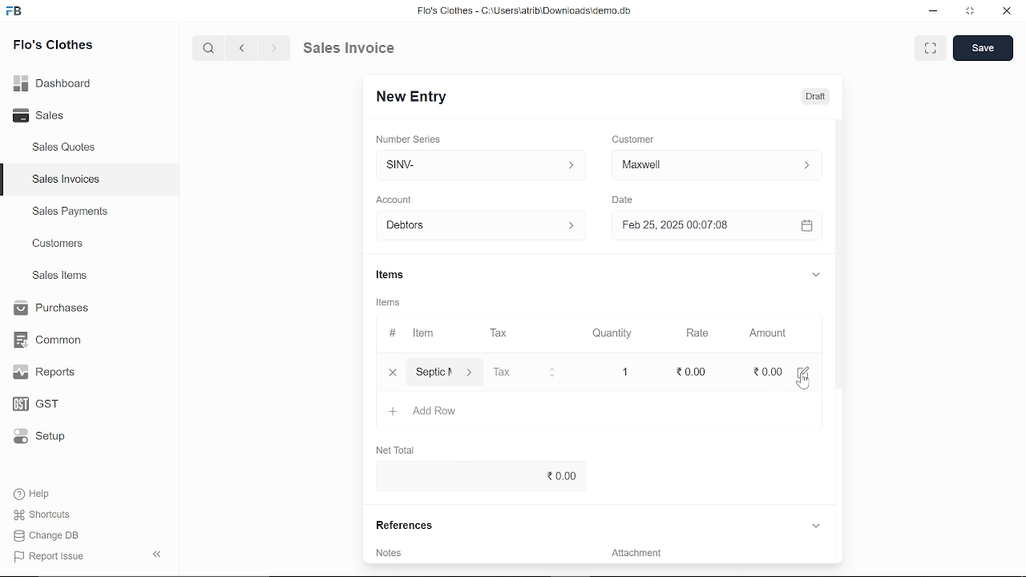  I want to click on expand, so click(927, 49).